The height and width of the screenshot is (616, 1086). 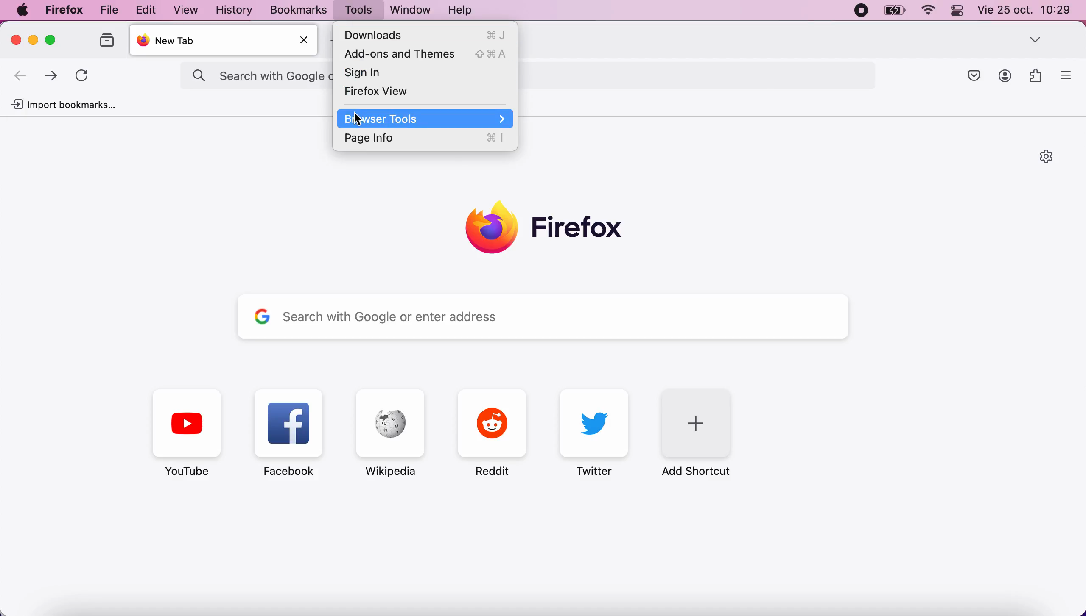 I want to click on Apple menu, so click(x=22, y=10).